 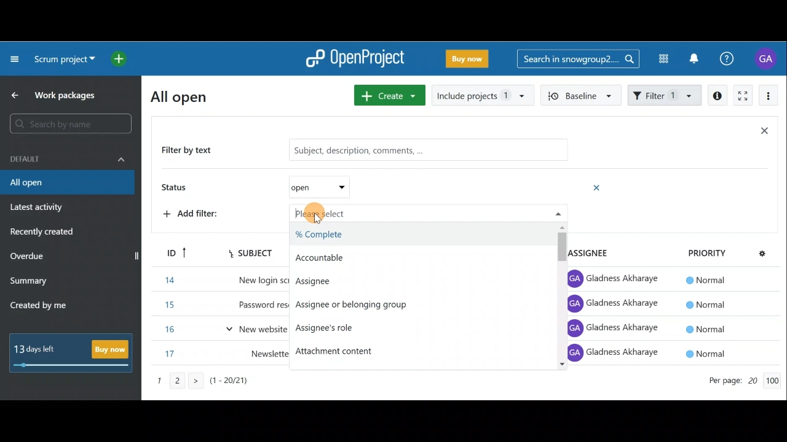 What do you see at coordinates (44, 233) in the screenshot?
I see `Recently created` at bounding box center [44, 233].